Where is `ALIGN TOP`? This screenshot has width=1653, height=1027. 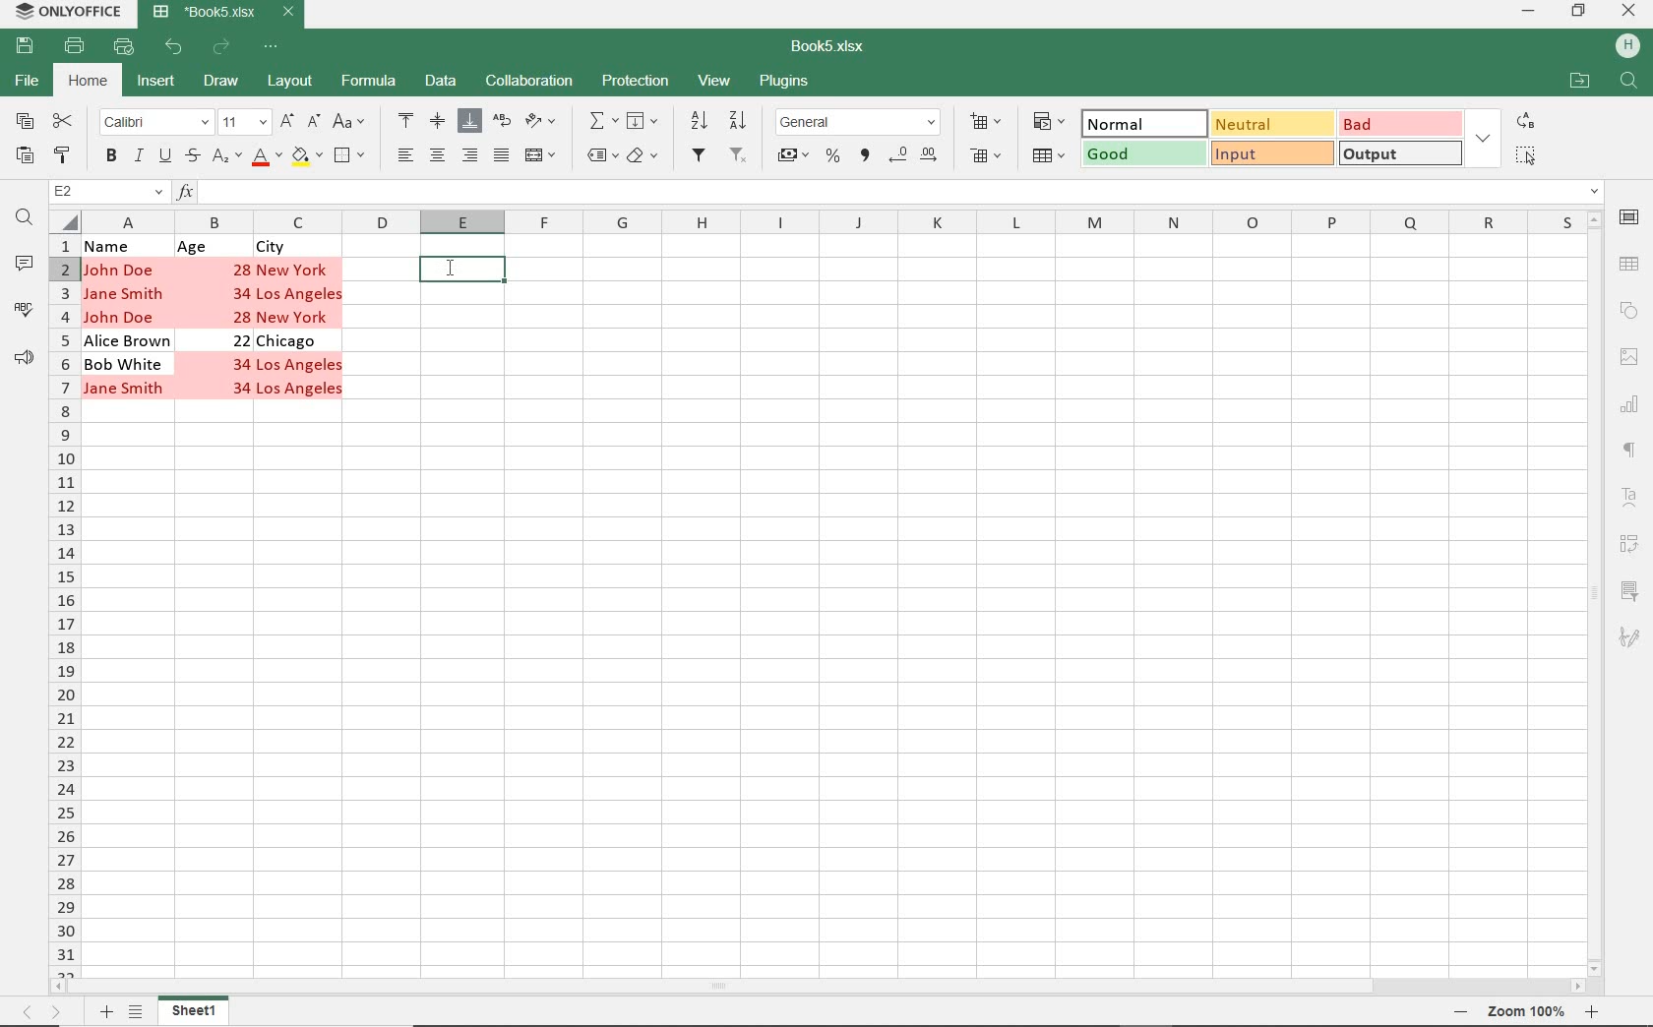
ALIGN TOP is located at coordinates (406, 122).